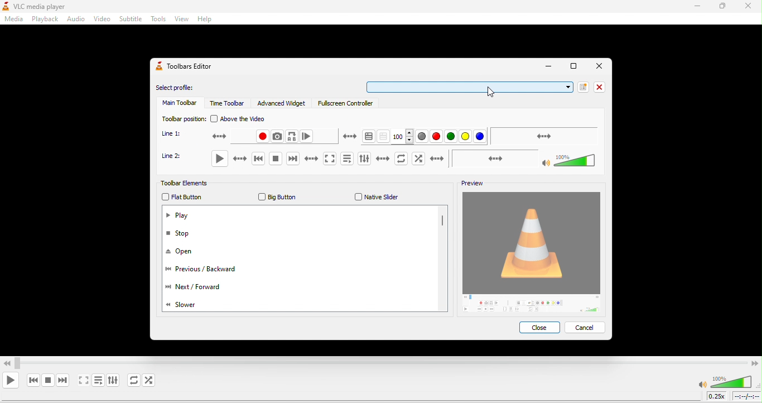  Describe the element at coordinates (293, 136) in the screenshot. I see `loop from point a to point b` at that location.